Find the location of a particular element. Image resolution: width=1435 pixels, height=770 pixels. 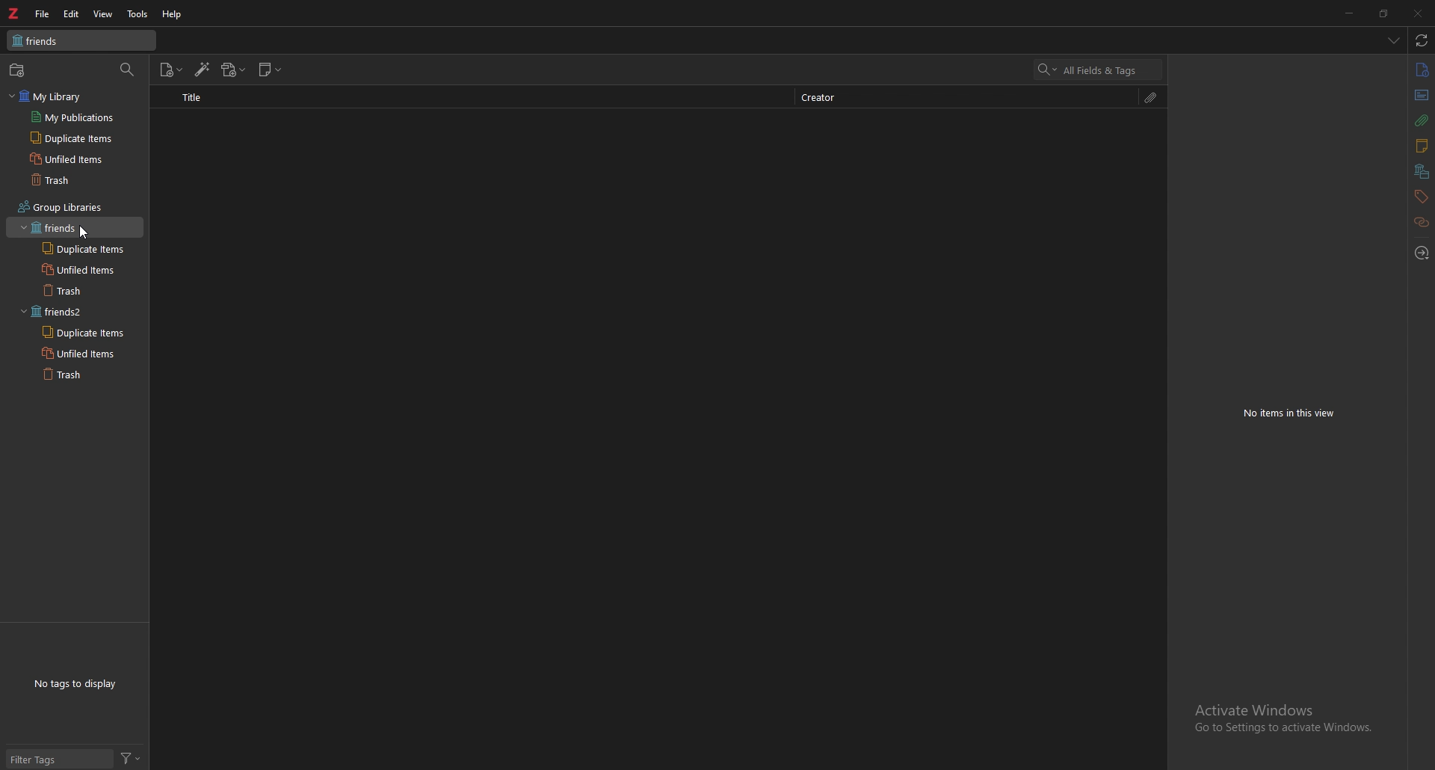

attachments is located at coordinates (1422, 121).